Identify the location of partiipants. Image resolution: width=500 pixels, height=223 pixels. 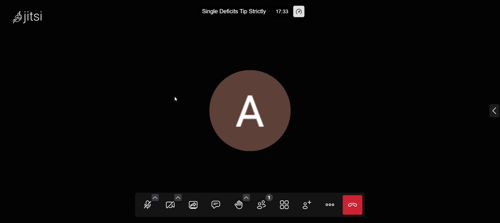
(264, 202).